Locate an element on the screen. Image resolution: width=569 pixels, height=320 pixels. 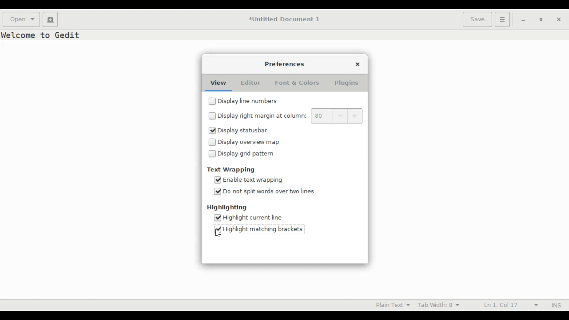
decrease is located at coordinates (339, 116).